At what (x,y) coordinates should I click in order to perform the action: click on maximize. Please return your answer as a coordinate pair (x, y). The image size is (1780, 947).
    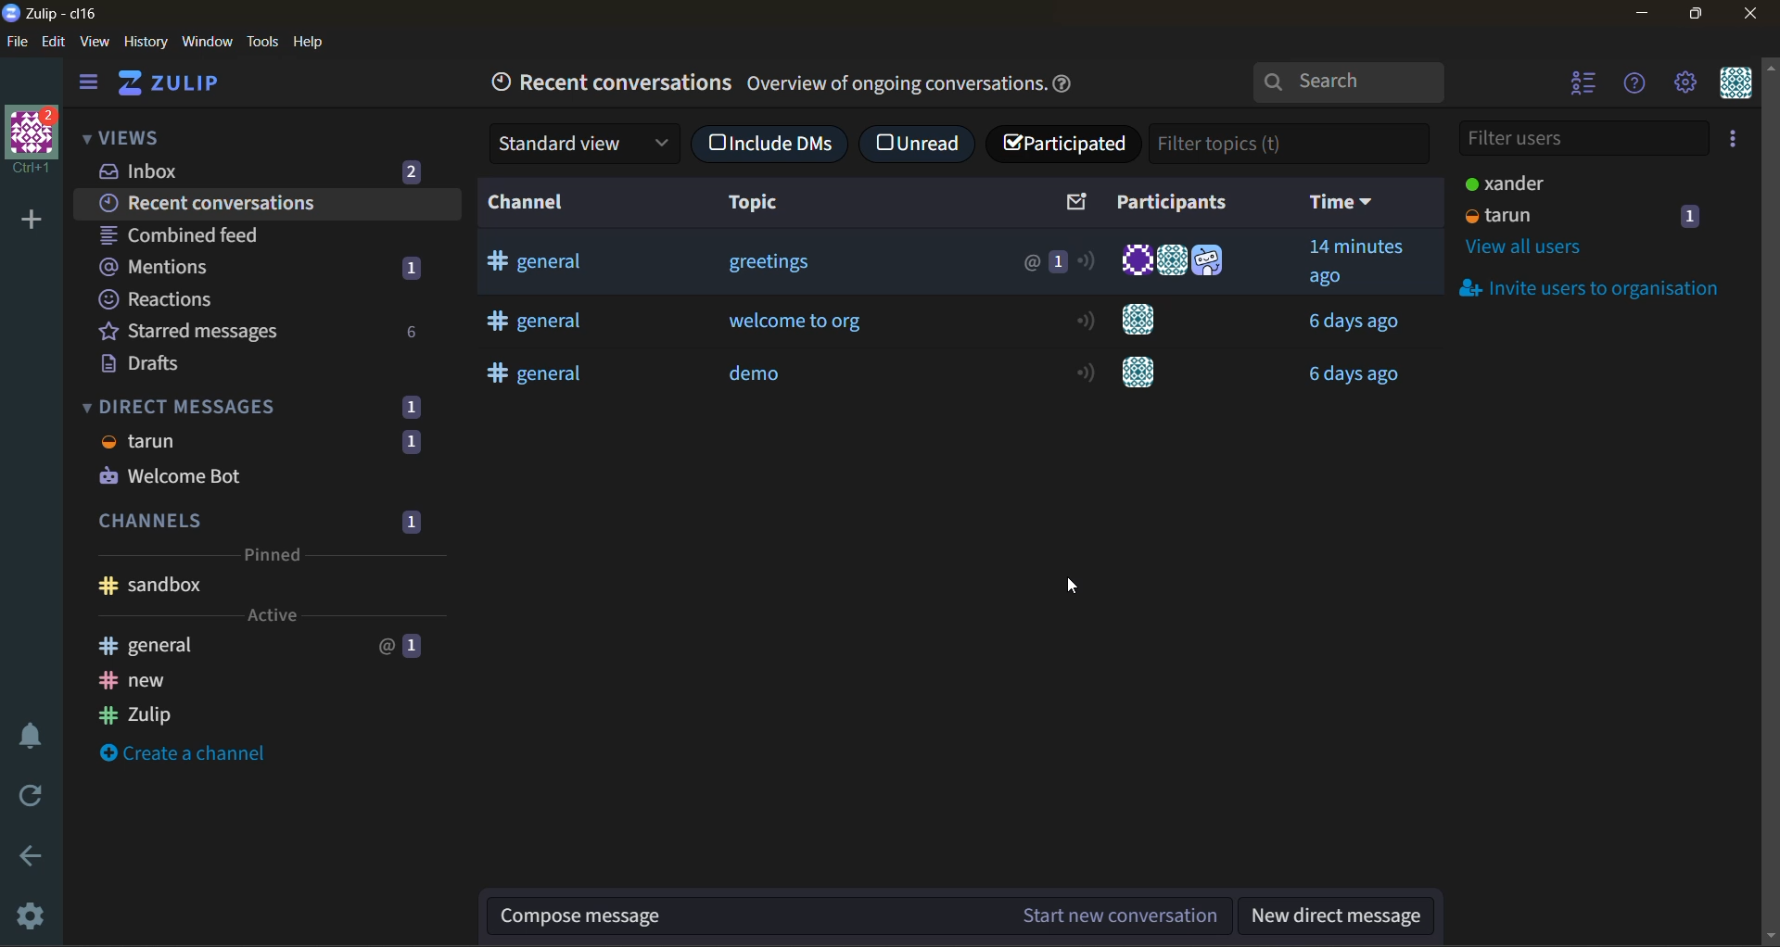
    Looking at the image, I should click on (1702, 16).